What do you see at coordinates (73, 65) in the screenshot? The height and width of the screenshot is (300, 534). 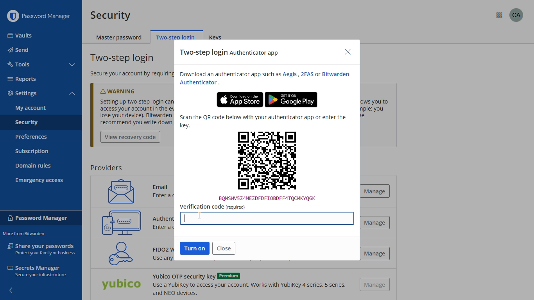 I see `toggle collapse` at bounding box center [73, 65].